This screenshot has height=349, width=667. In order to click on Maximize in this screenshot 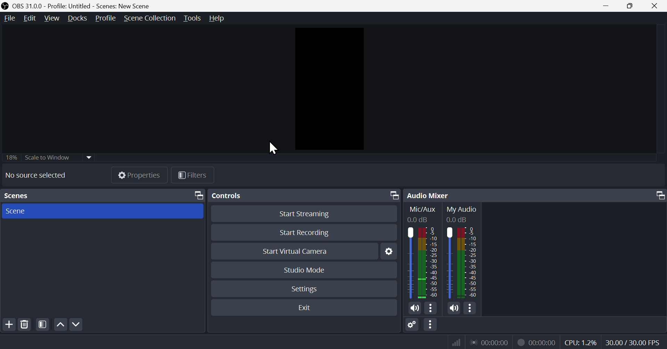, I will do `click(631, 5)`.